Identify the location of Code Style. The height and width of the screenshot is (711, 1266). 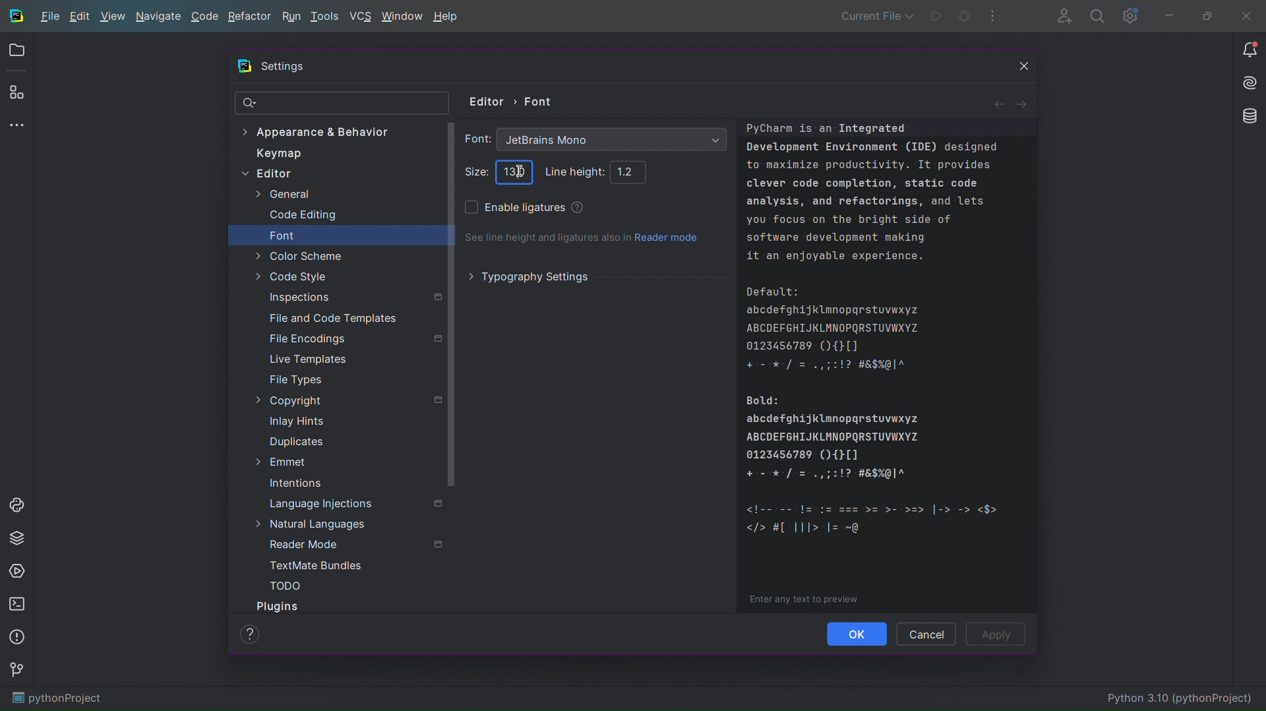
(293, 276).